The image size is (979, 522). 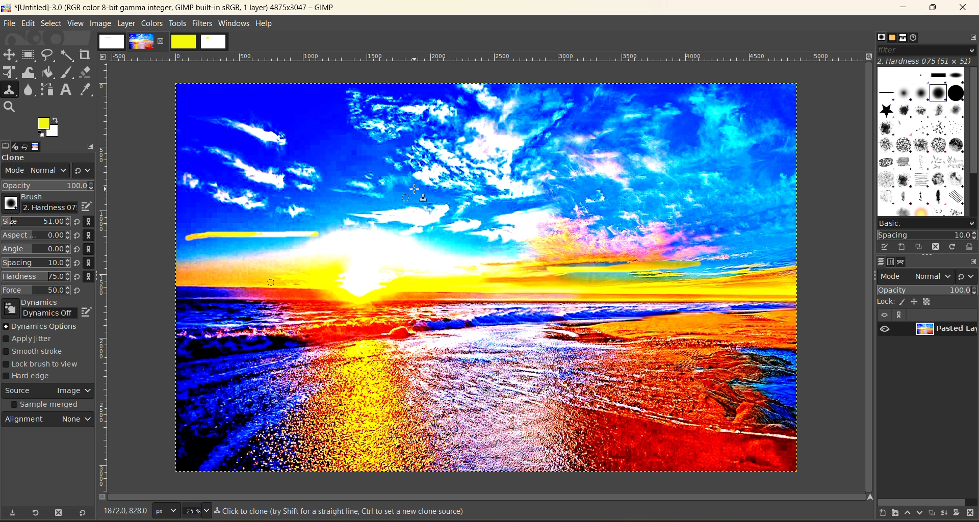 I want to click on path tool, so click(x=46, y=89).